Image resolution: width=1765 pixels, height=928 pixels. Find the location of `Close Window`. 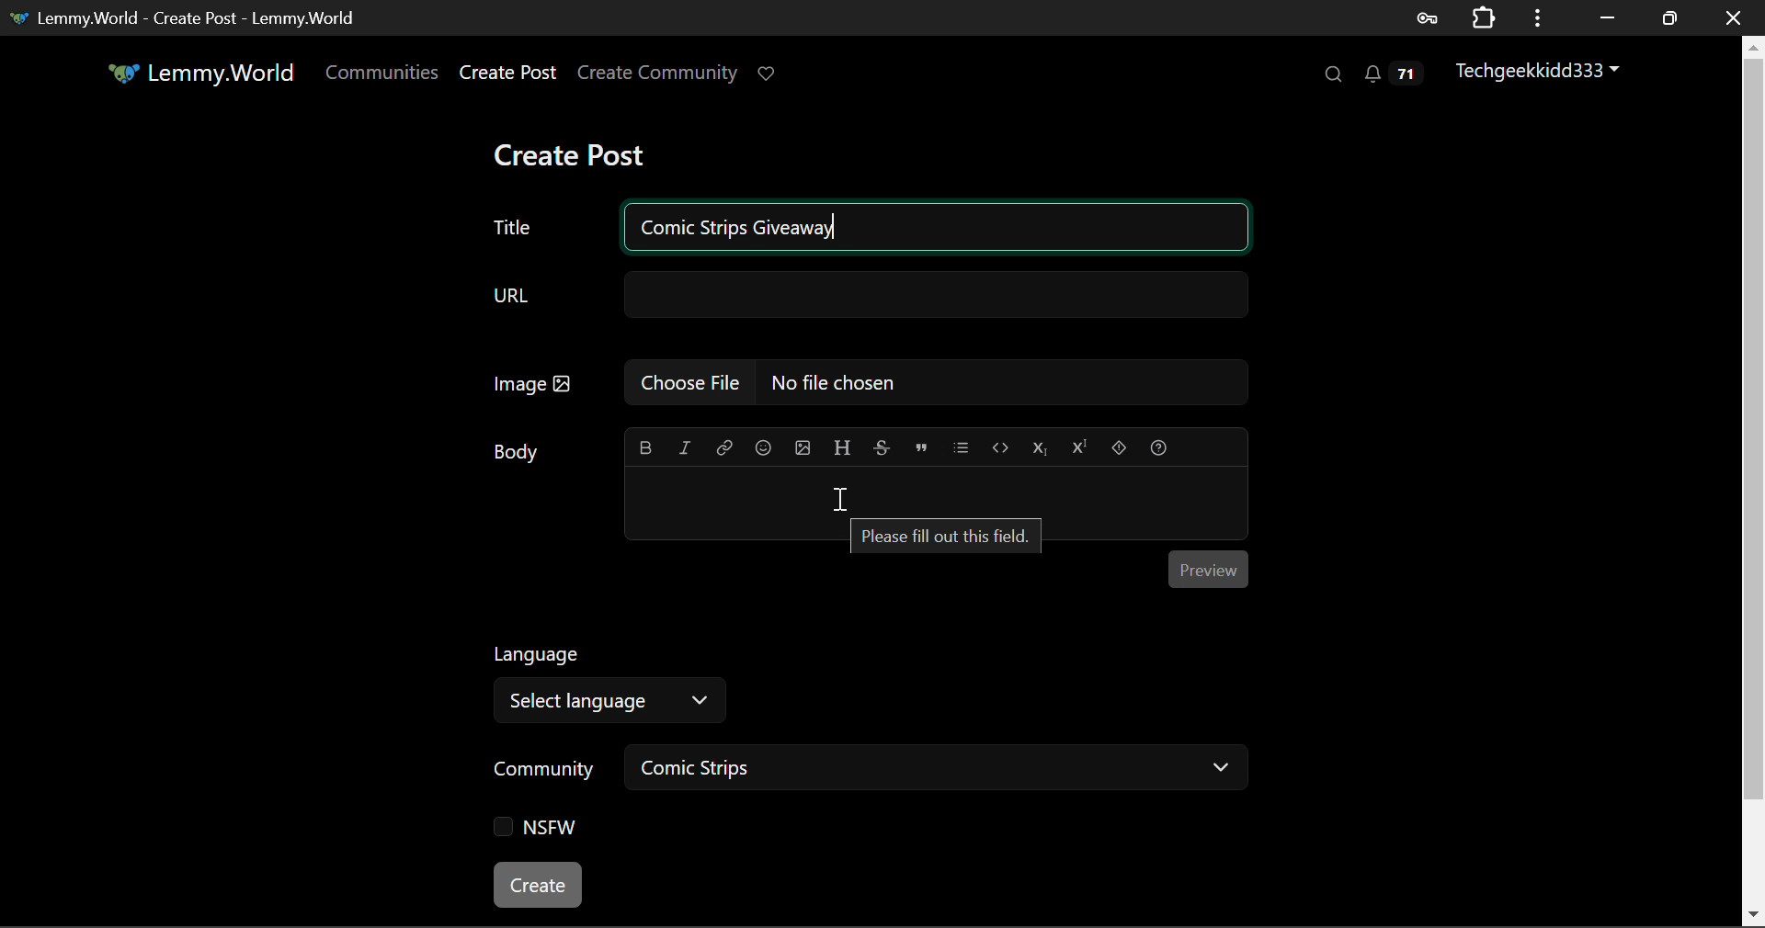

Close Window is located at coordinates (1733, 16).